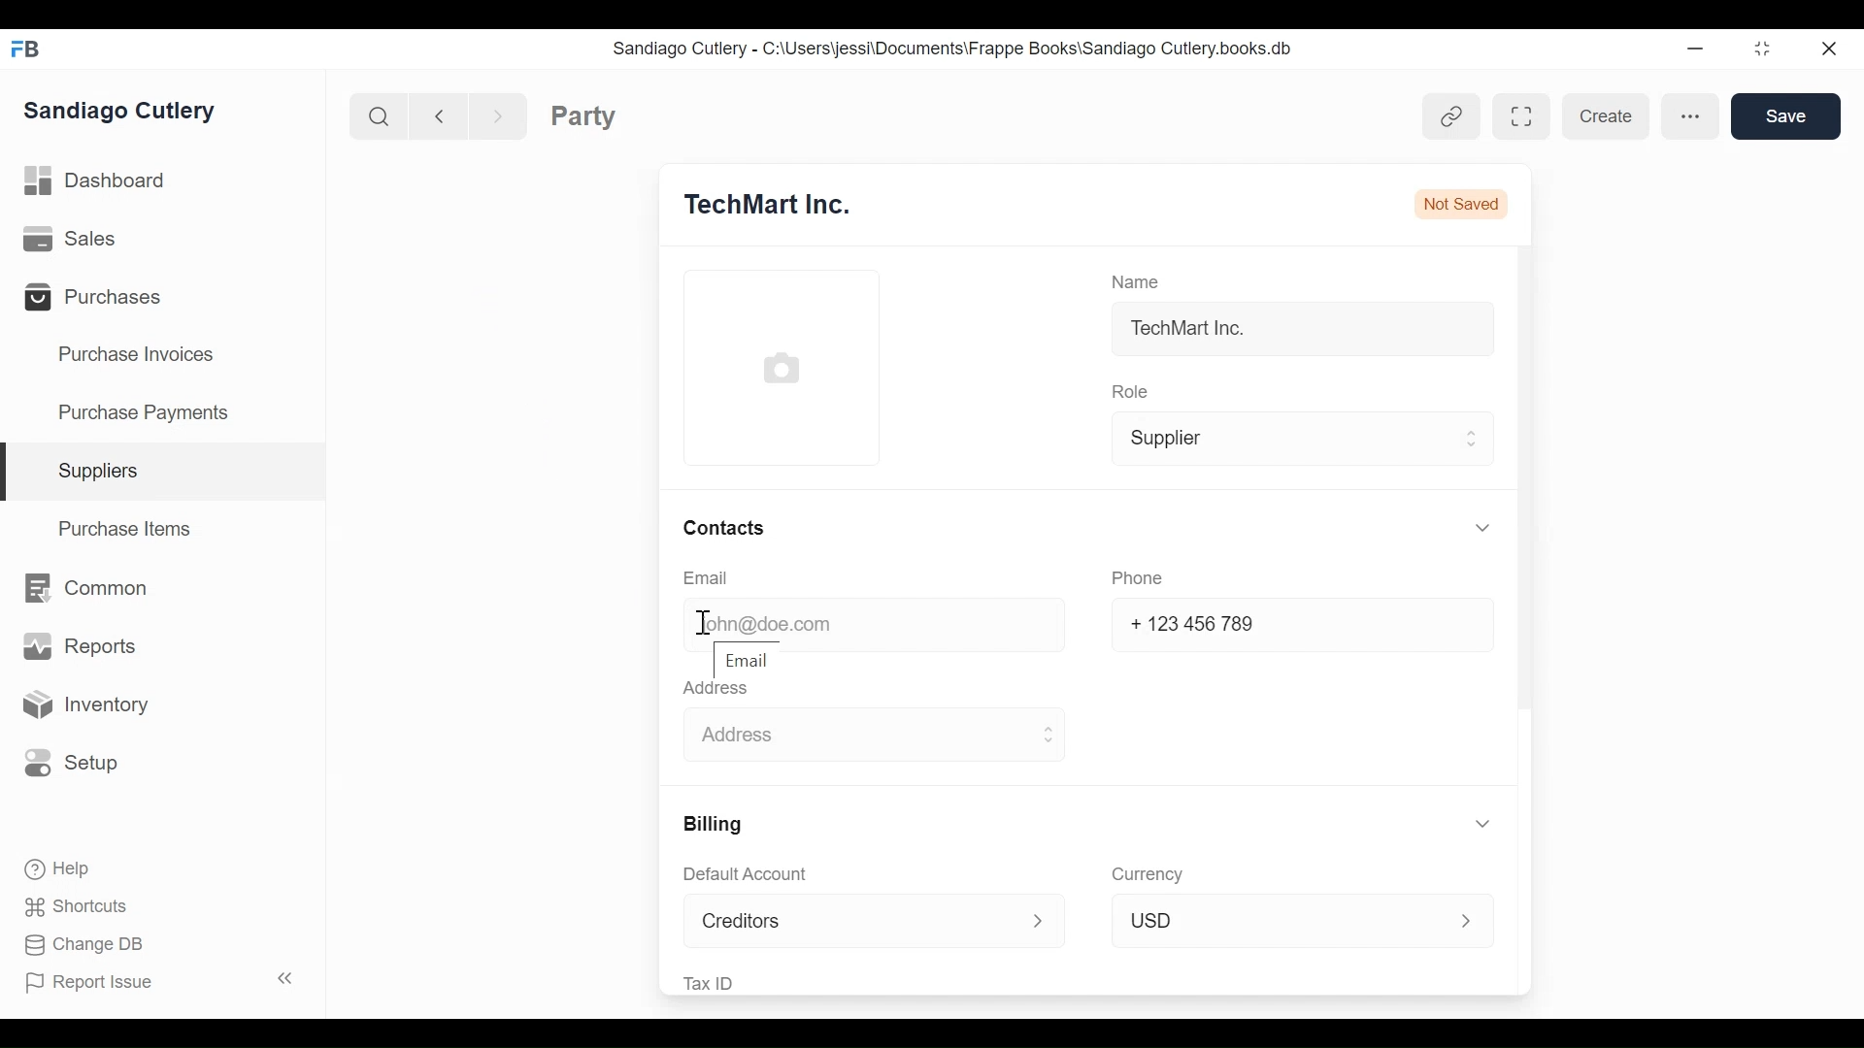 This screenshot has width=1864, height=1048. Describe the element at coordinates (1831, 52) in the screenshot. I see `close` at that location.